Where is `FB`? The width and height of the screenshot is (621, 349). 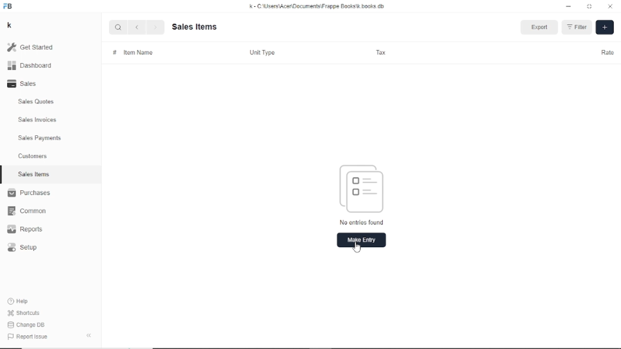
FB is located at coordinates (9, 7).